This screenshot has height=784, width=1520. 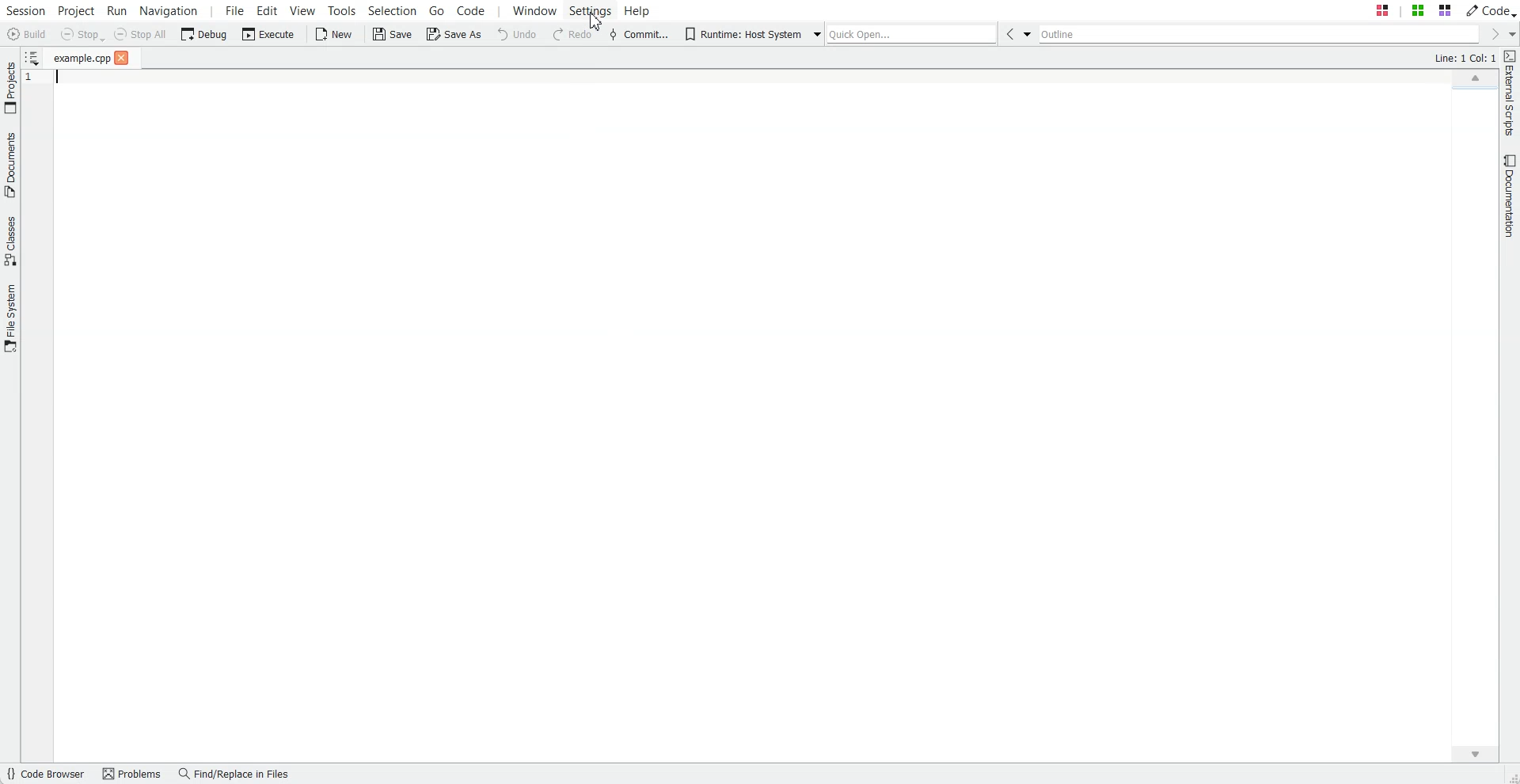 What do you see at coordinates (204, 33) in the screenshot?
I see `Debug` at bounding box center [204, 33].